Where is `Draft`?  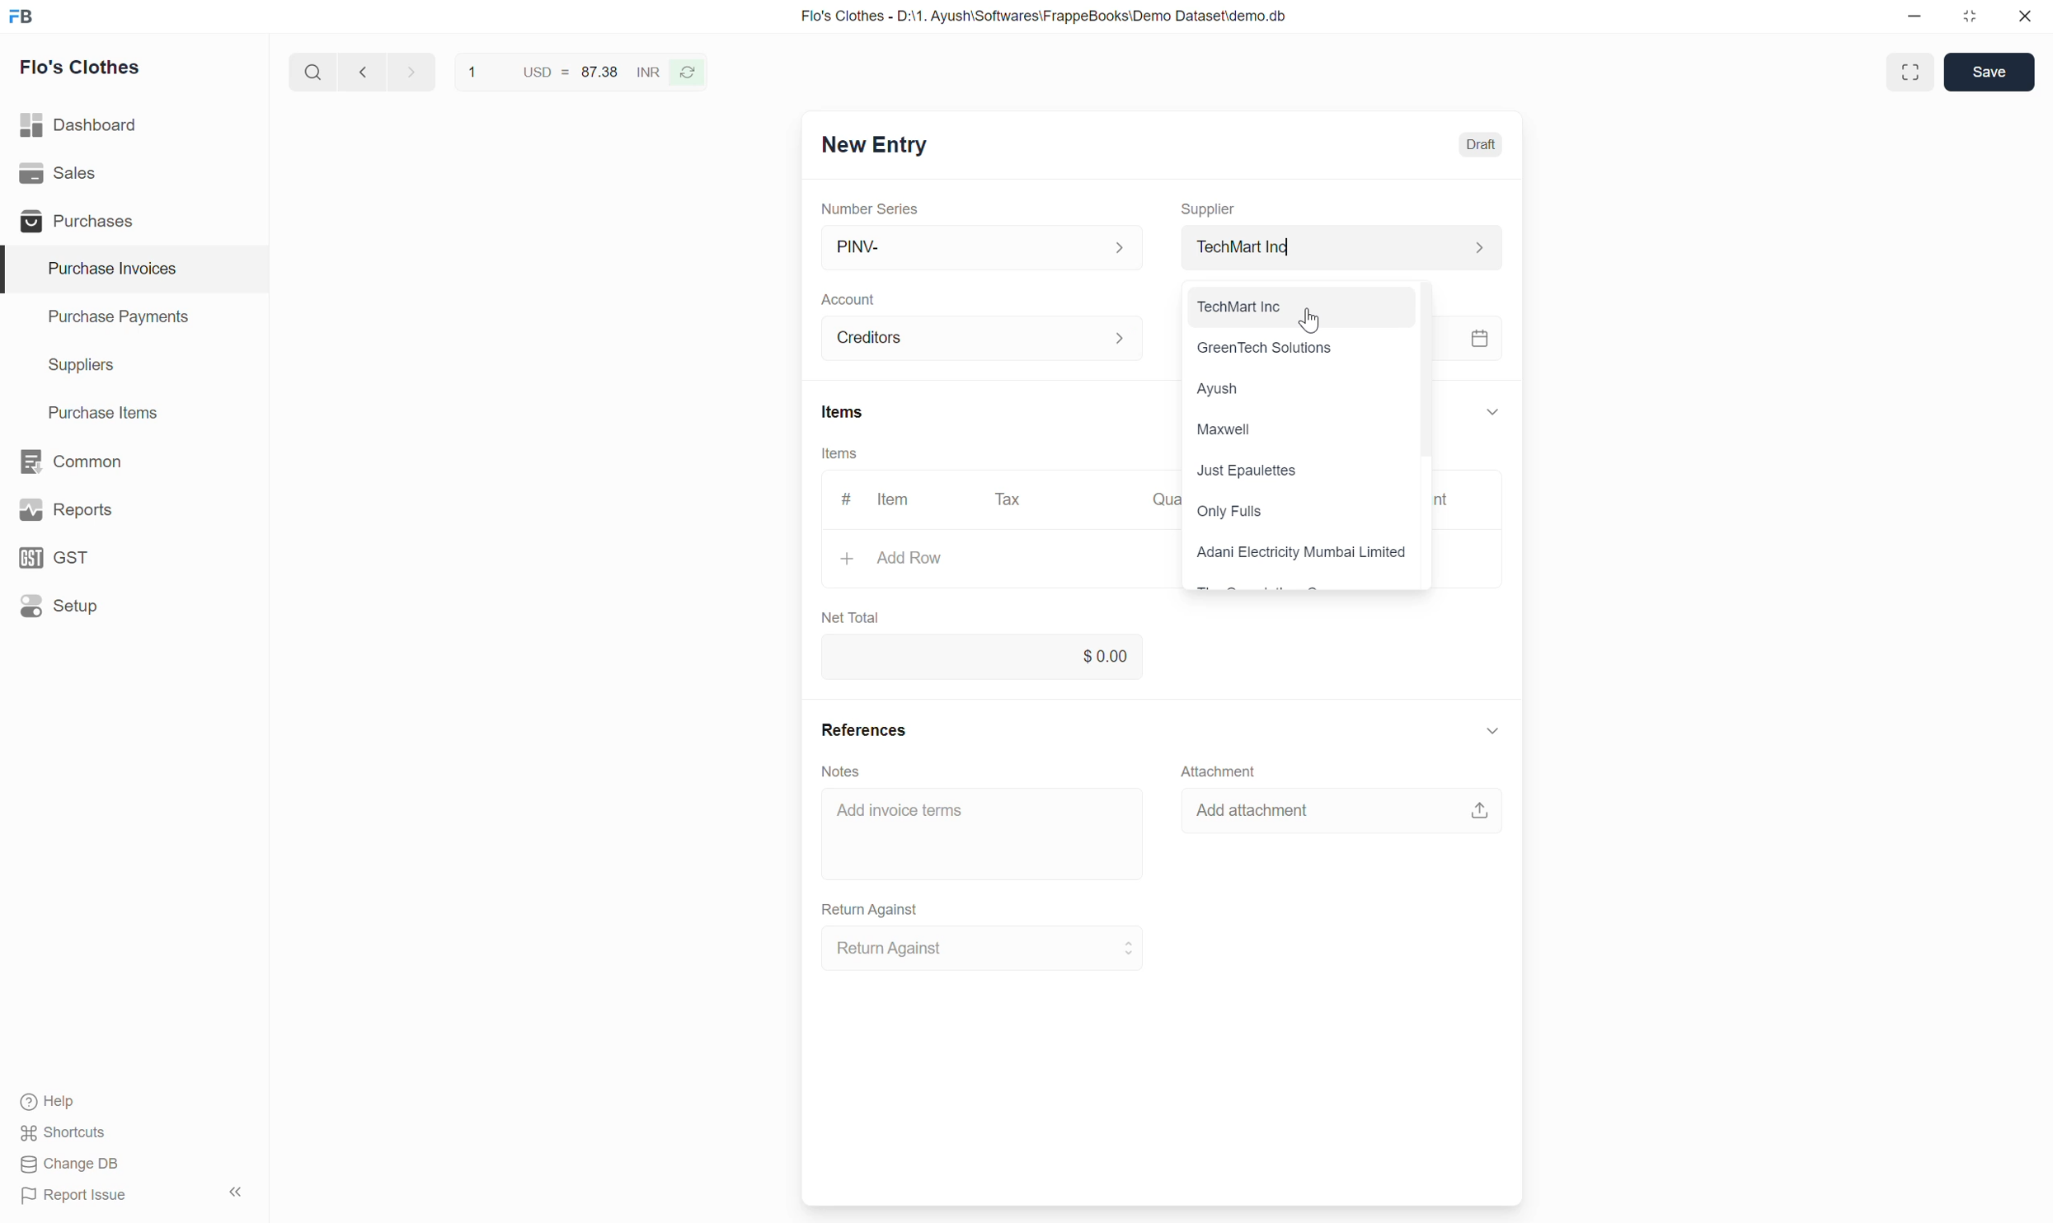
Draft is located at coordinates (1482, 146).